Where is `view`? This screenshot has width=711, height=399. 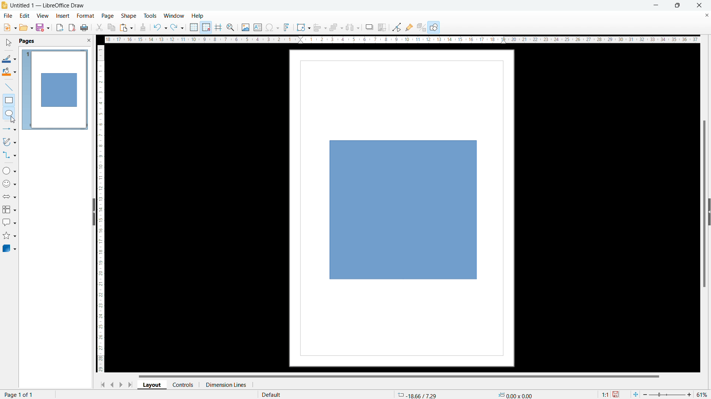 view is located at coordinates (43, 16).